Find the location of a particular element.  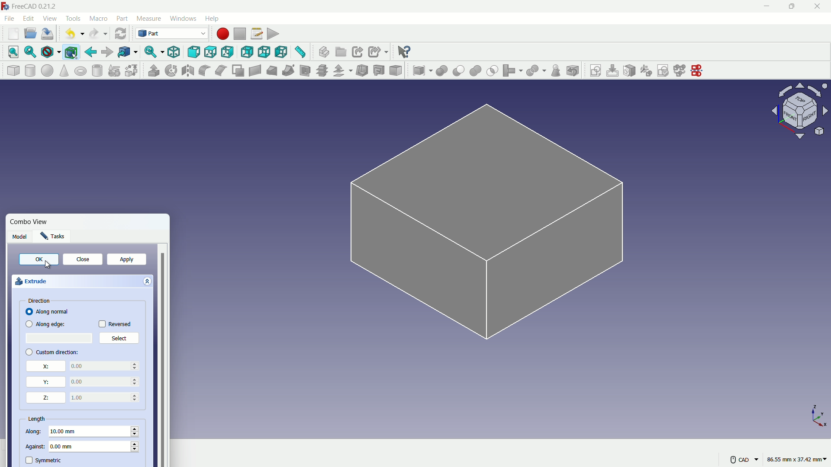

create part is located at coordinates (324, 51).